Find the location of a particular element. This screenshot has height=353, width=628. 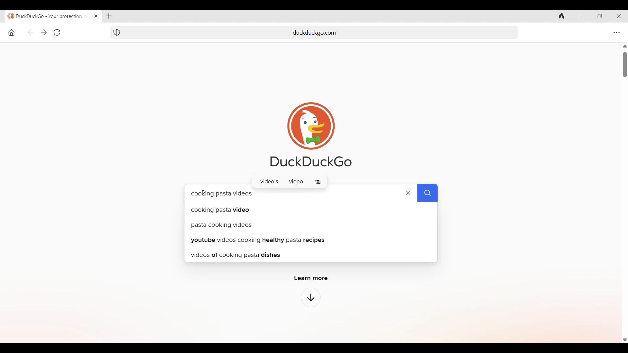

Home is located at coordinates (11, 32).